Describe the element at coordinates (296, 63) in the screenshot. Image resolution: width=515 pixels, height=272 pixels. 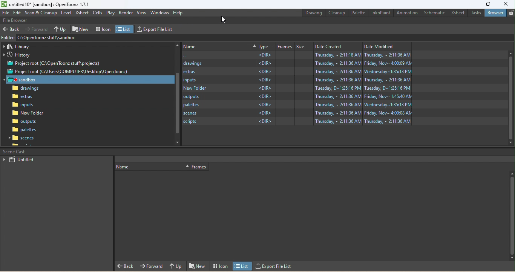
I see `drawings` at that location.